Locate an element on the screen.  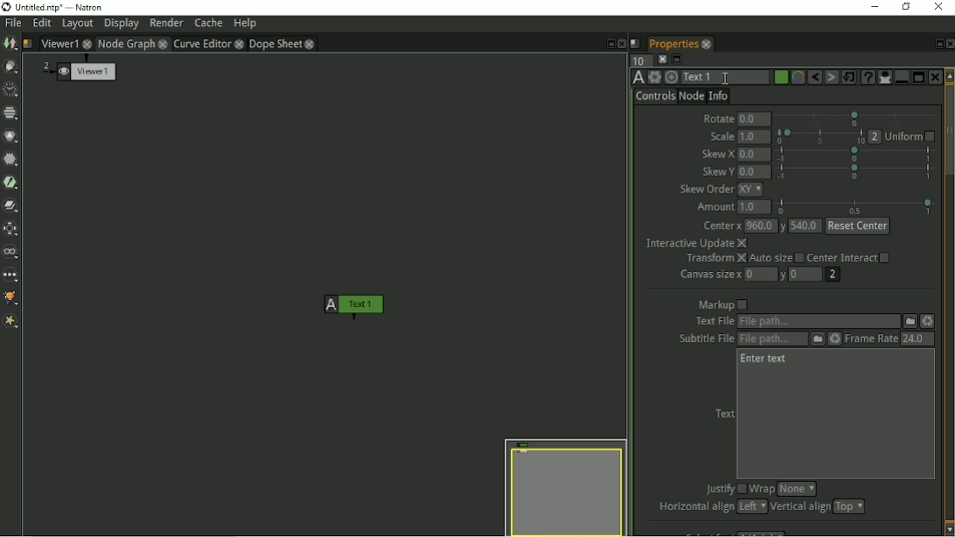
24 is located at coordinates (917, 339).